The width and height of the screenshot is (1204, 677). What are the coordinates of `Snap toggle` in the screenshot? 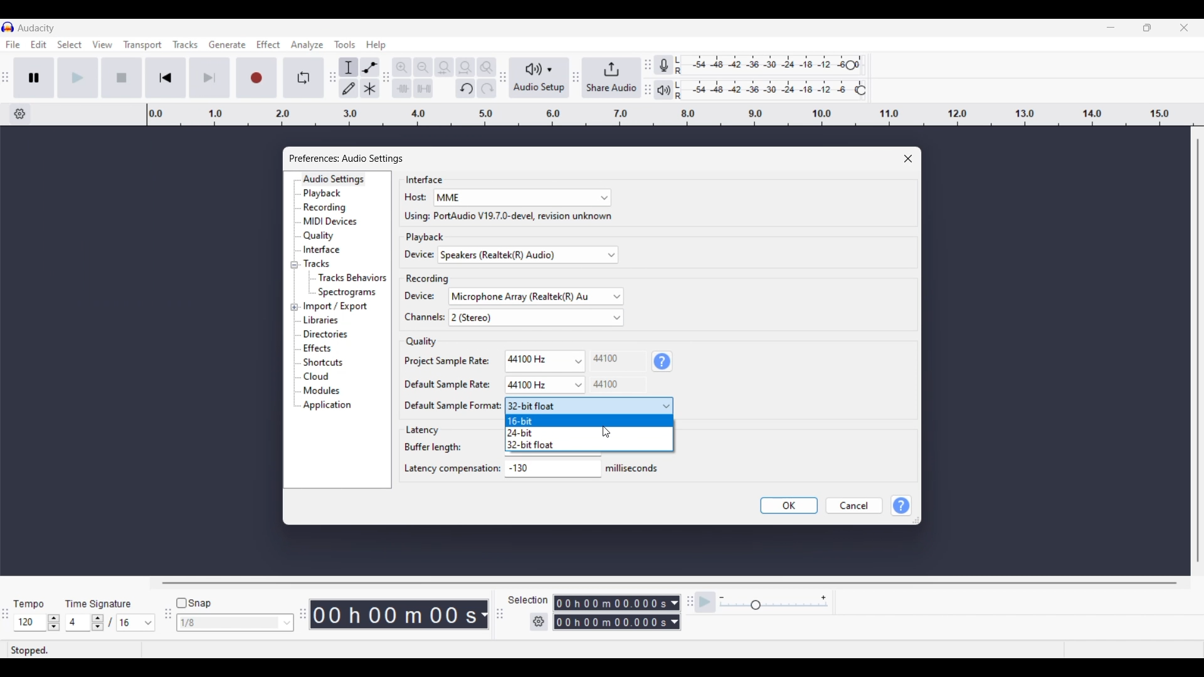 It's located at (194, 604).